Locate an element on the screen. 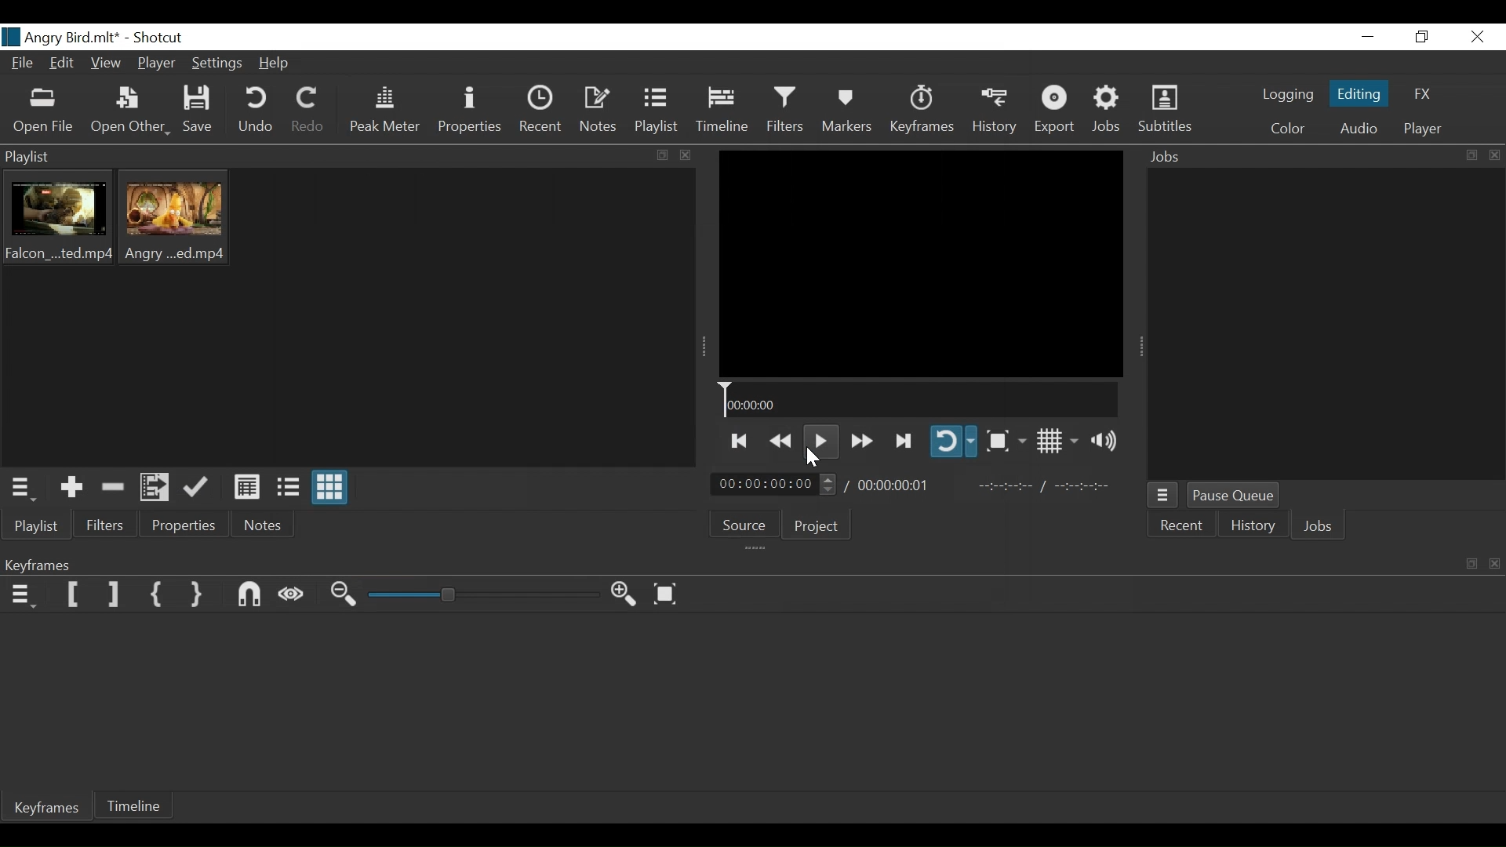 The width and height of the screenshot is (1506, 847). Restore is located at coordinates (1424, 38).